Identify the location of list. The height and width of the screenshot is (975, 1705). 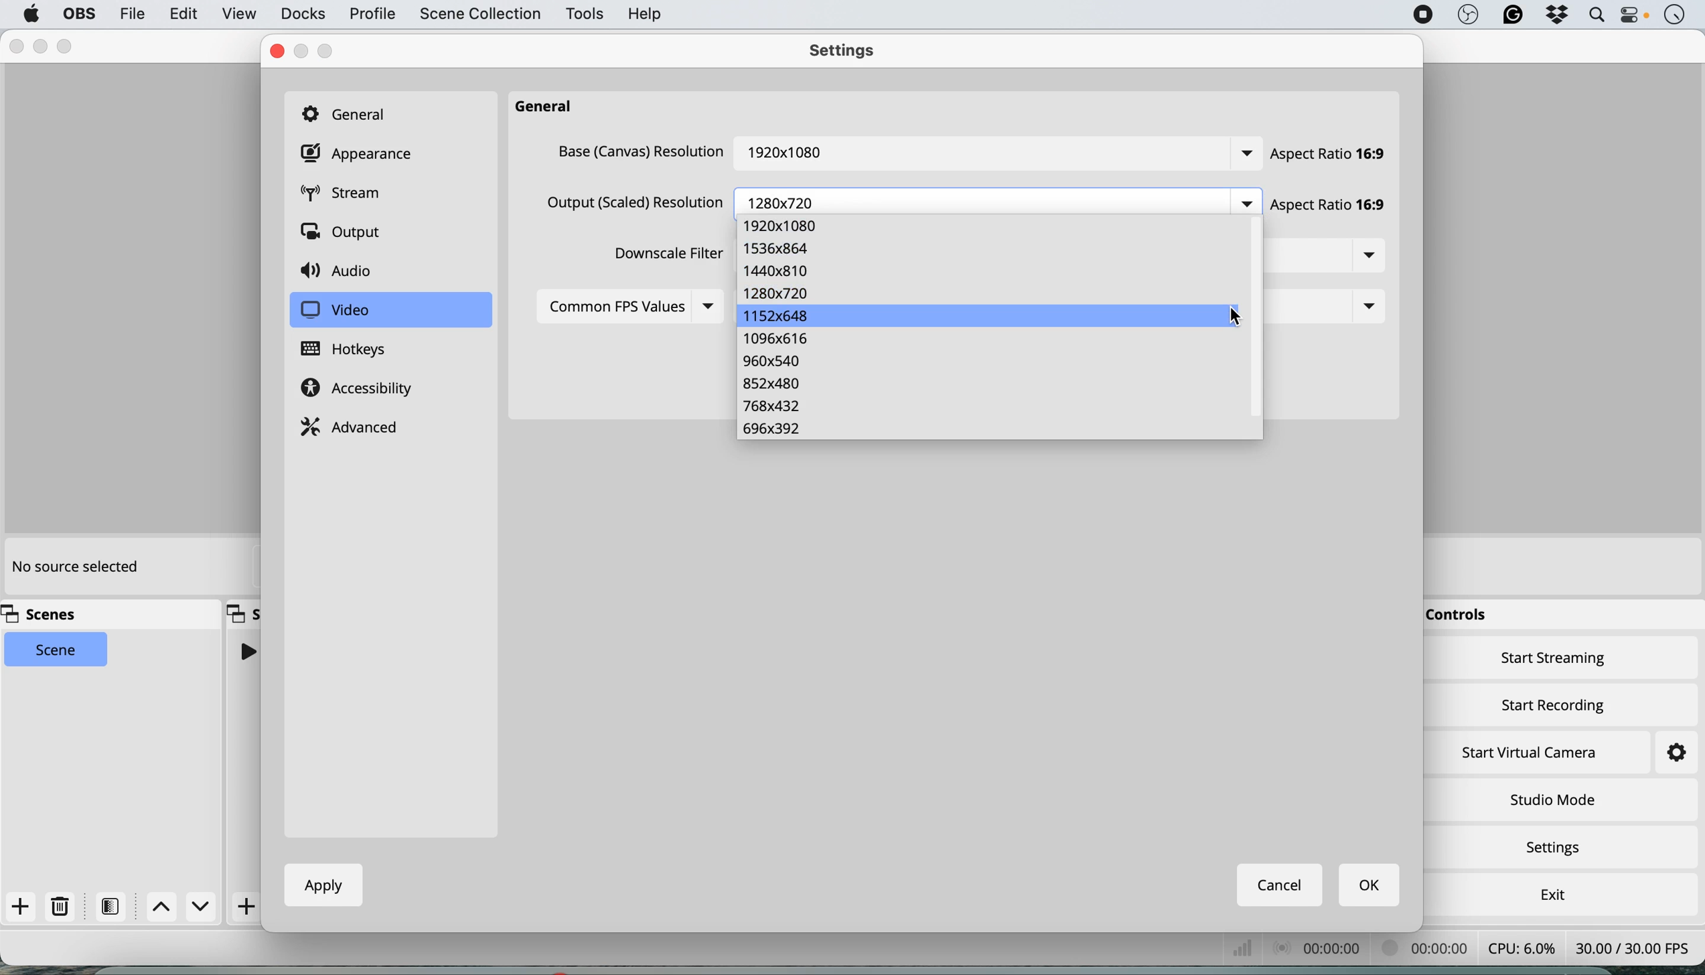
(1373, 258).